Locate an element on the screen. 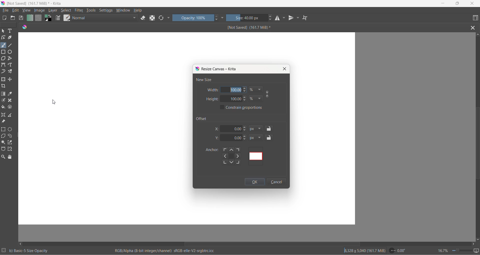 This screenshot has height=255, width=480. enclose and fill tool is located at coordinates (9, 108).